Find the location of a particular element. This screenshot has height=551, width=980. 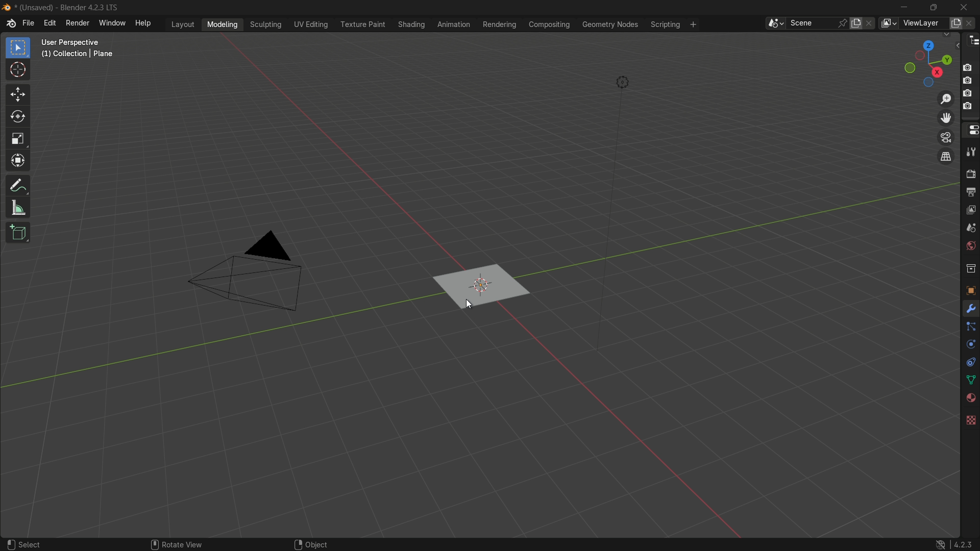

new scene is located at coordinates (857, 23).